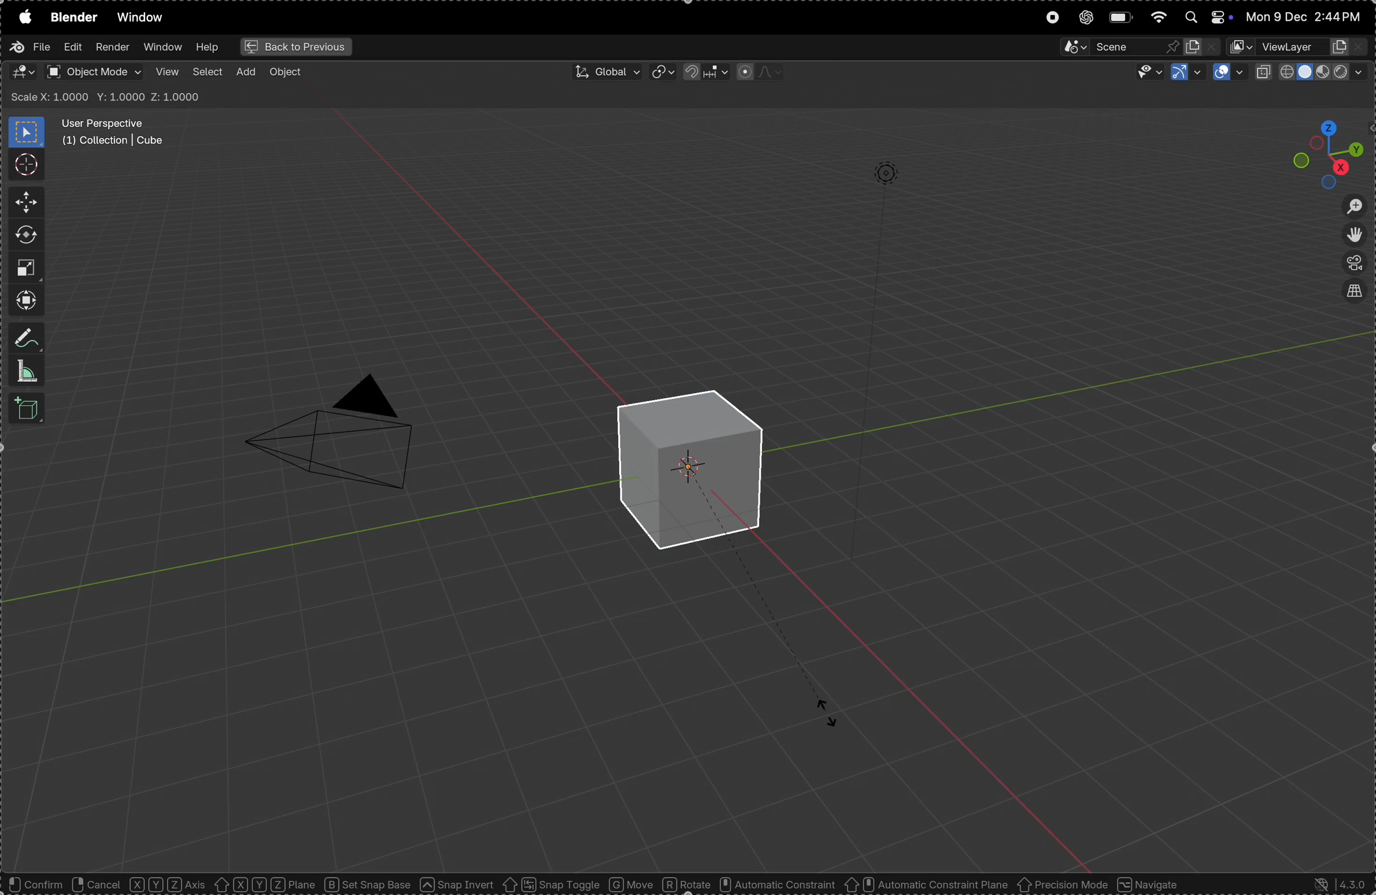 This screenshot has width=1376, height=895. What do you see at coordinates (29, 885) in the screenshot?
I see `select` at bounding box center [29, 885].